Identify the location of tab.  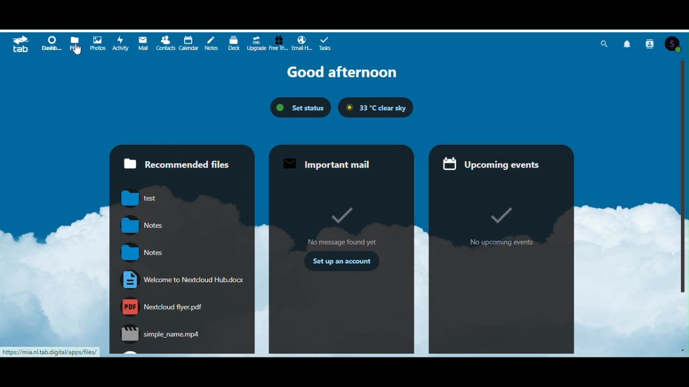
(21, 44).